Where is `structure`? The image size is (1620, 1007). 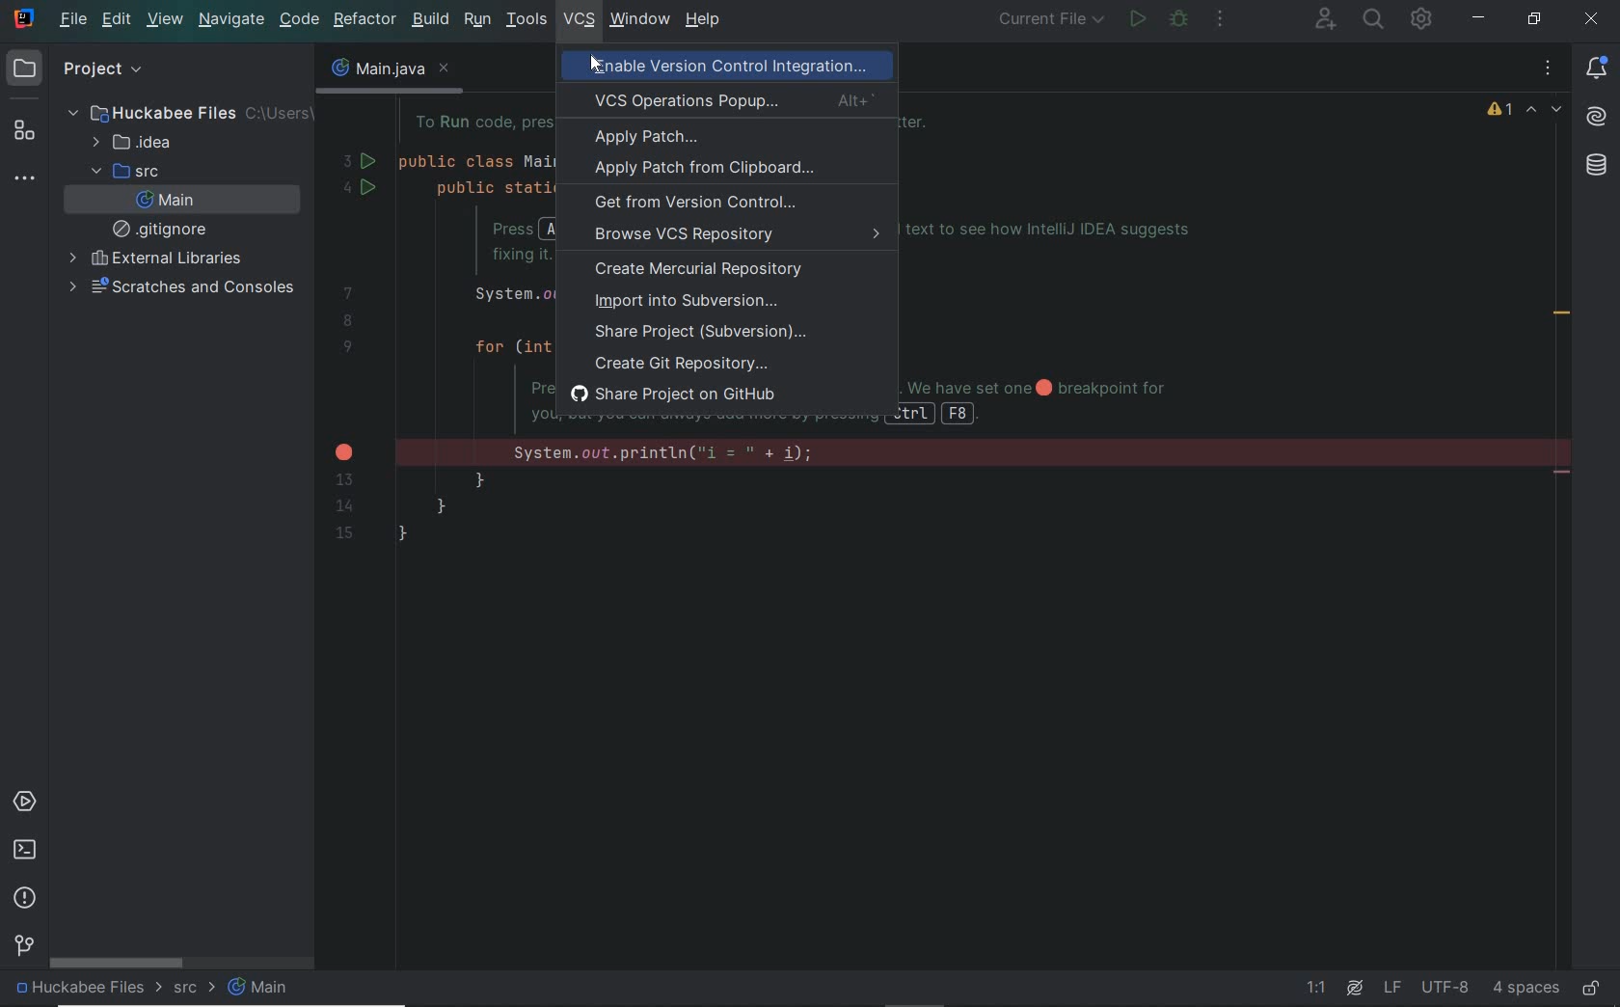
structure is located at coordinates (23, 131).